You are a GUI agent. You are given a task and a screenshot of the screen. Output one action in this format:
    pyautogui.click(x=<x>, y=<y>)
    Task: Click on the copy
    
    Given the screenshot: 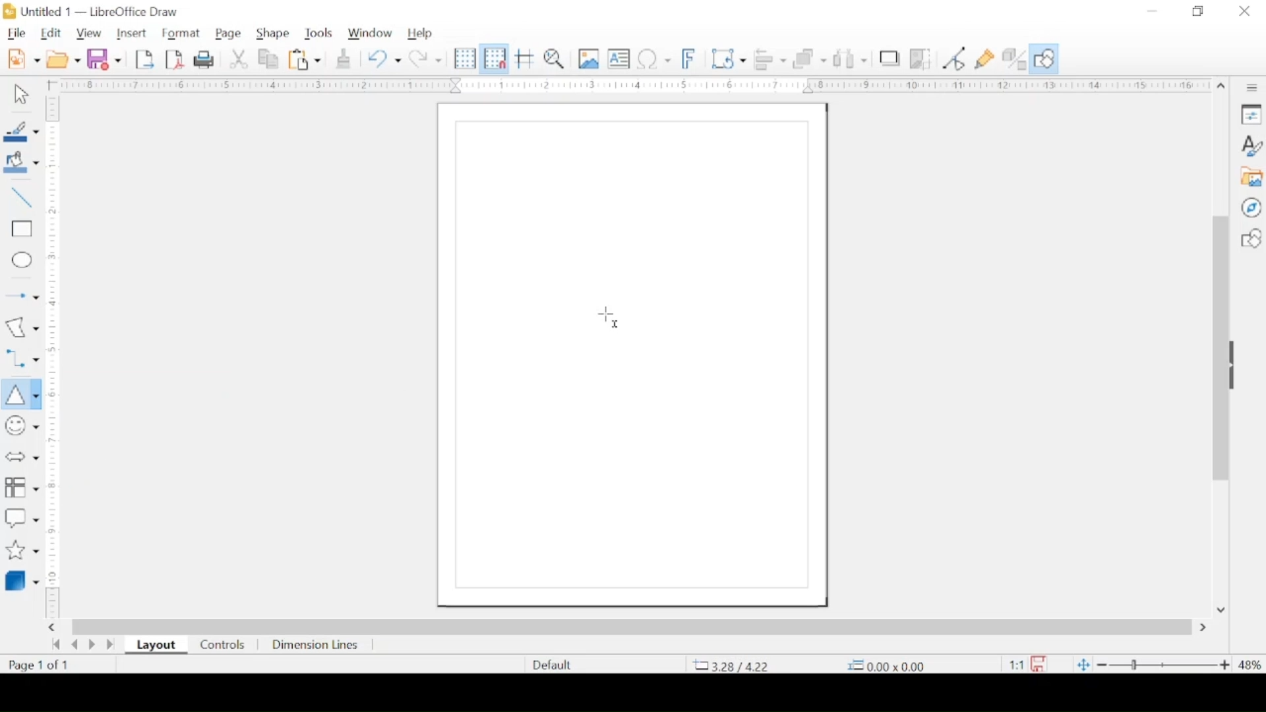 What is the action you would take?
    pyautogui.click(x=270, y=60)
    